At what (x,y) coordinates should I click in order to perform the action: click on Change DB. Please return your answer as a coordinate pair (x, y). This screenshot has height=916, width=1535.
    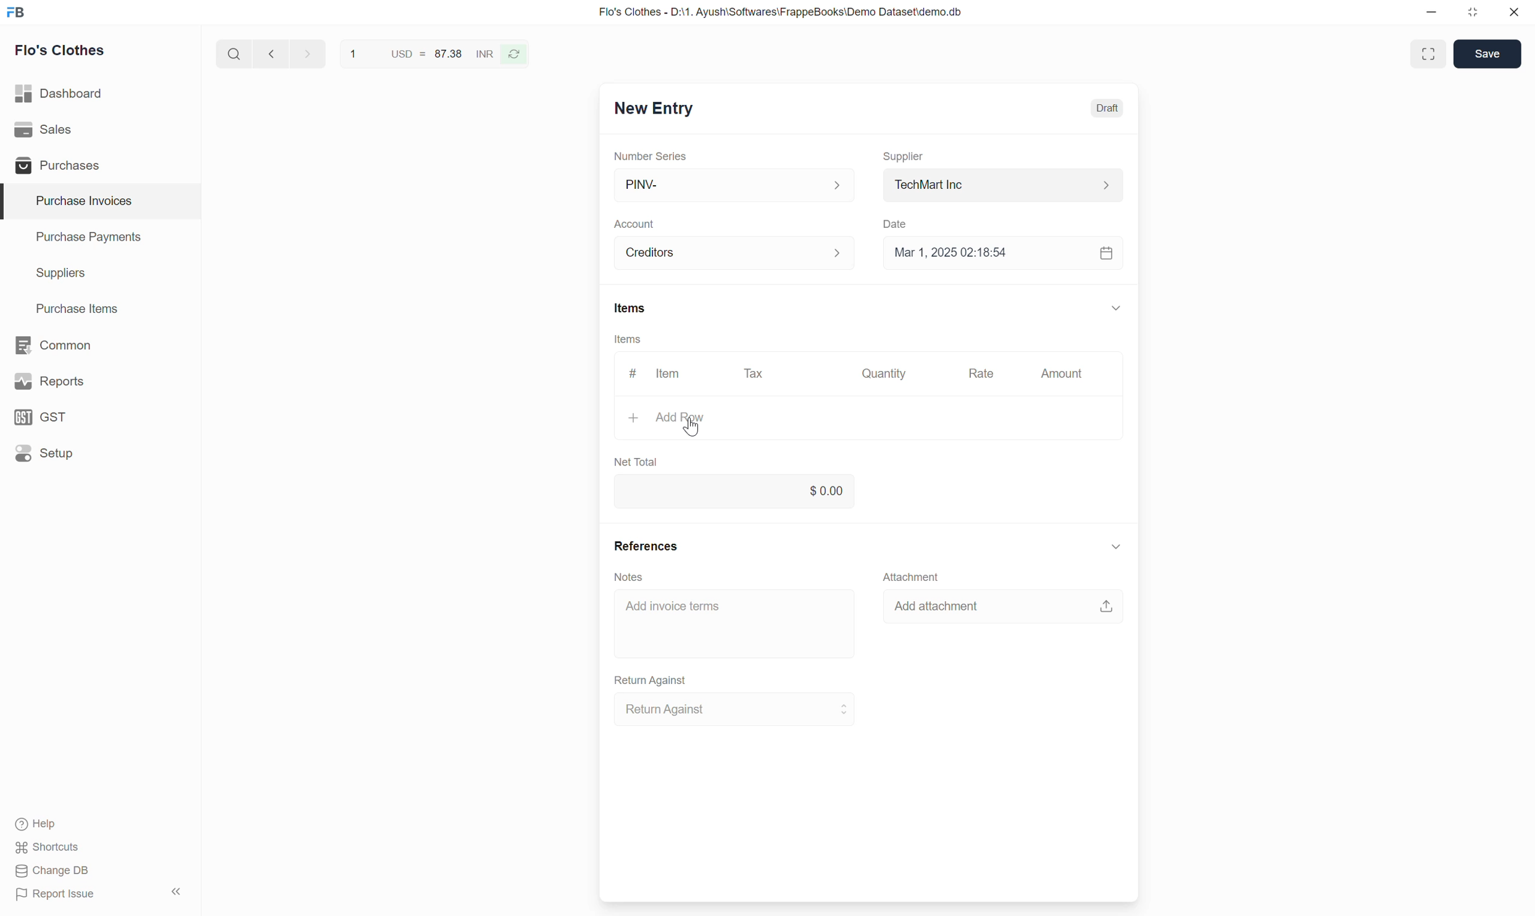
    Looking at the image, I should click on (53, 870).